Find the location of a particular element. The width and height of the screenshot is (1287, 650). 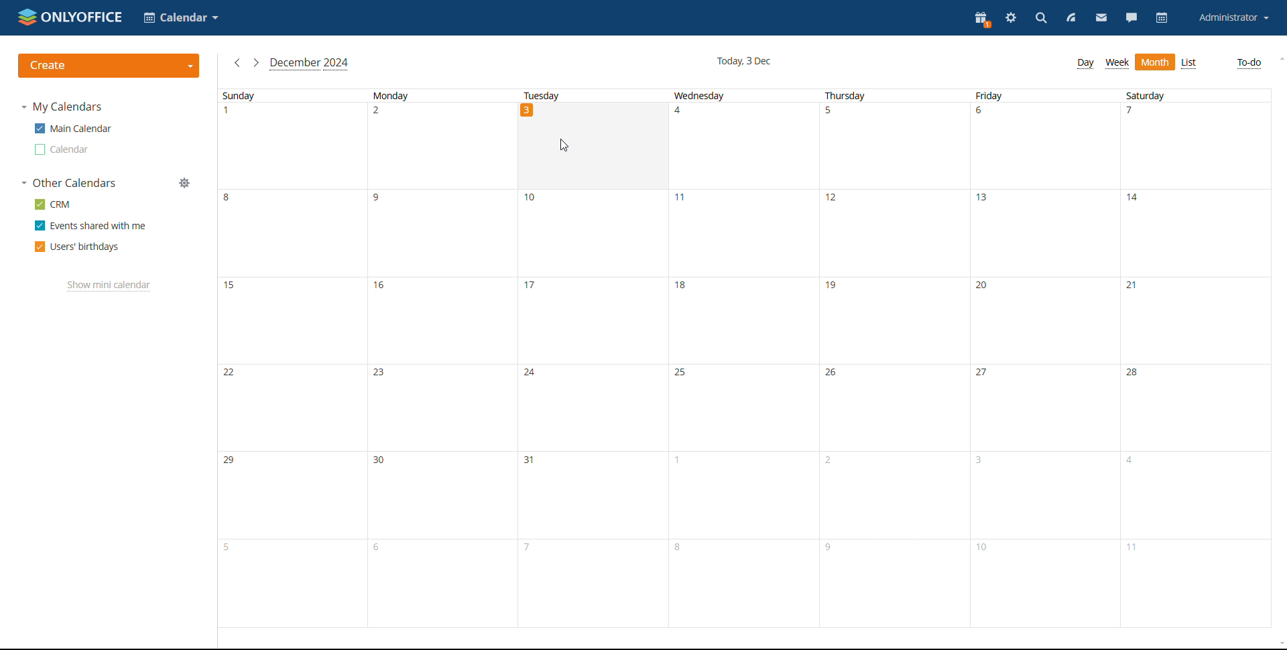

week view is located at coordinates (1117, 63).